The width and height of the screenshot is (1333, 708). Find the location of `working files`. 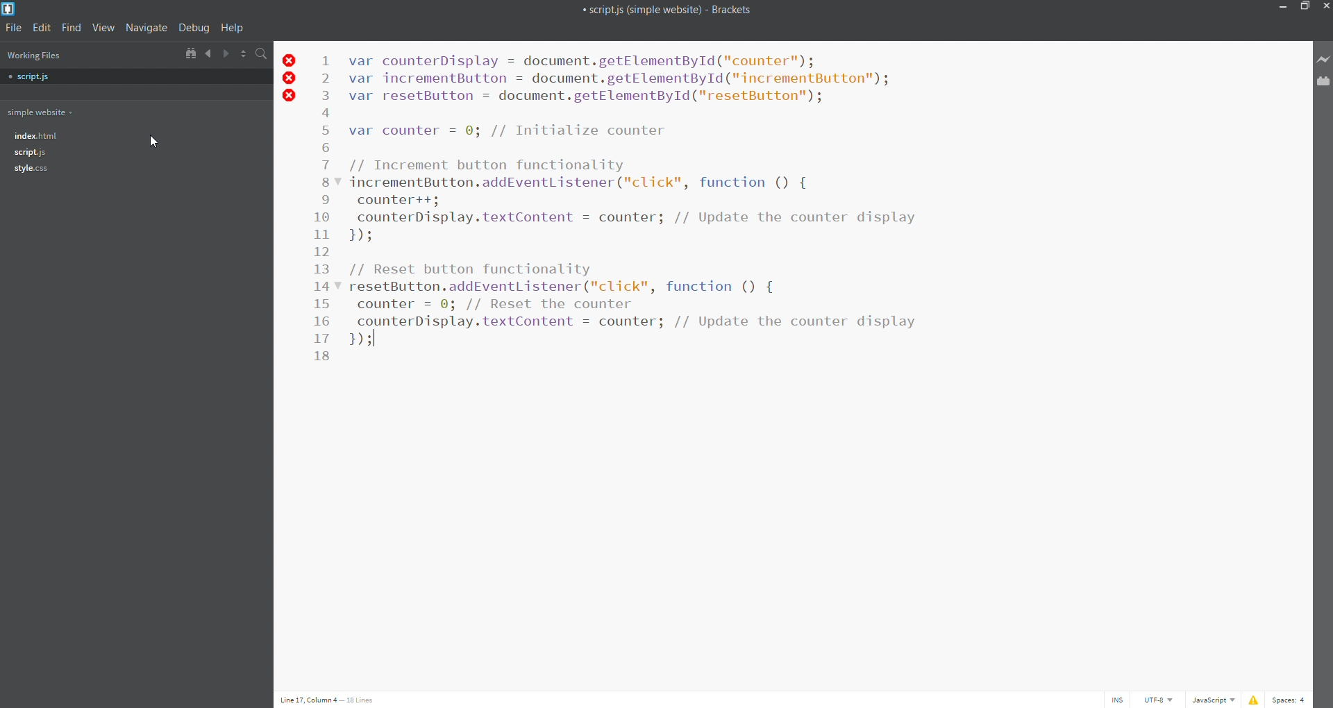

working files is located at coordinates (37, 55).